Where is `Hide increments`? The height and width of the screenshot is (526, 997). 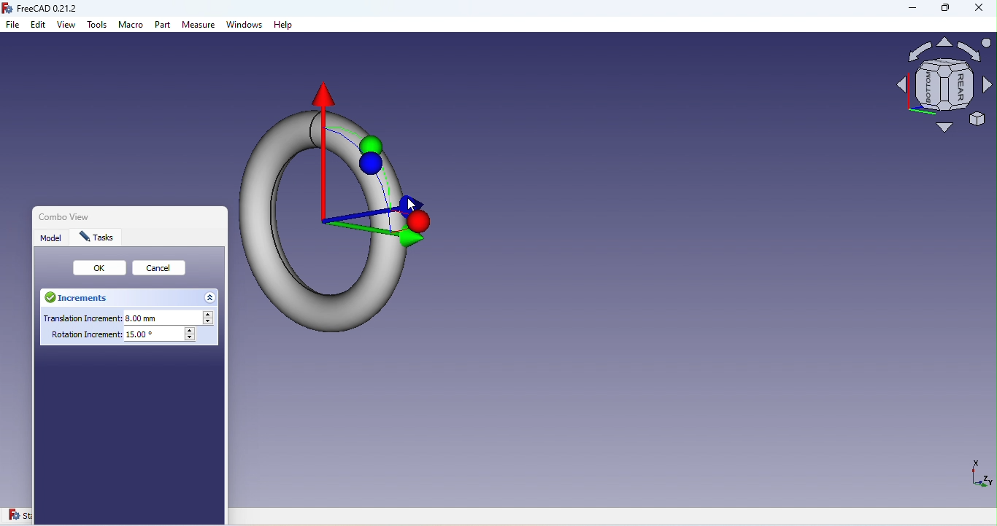 Hide increments is located at coordinates (211, 297).